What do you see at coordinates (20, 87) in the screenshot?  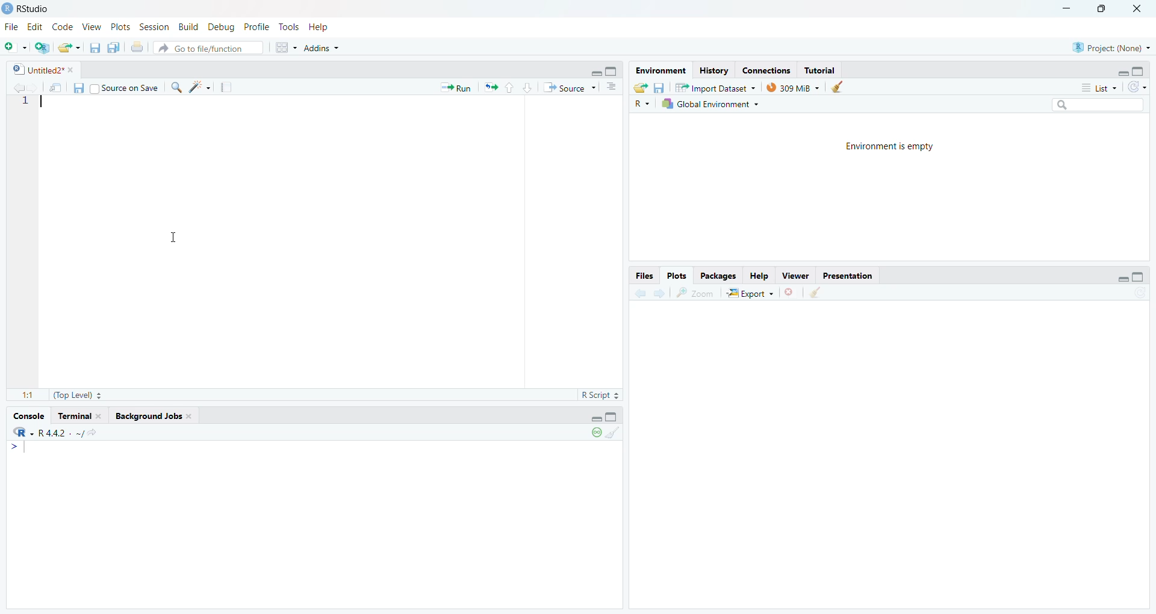 I see `back` at bounding box center [20, 87].